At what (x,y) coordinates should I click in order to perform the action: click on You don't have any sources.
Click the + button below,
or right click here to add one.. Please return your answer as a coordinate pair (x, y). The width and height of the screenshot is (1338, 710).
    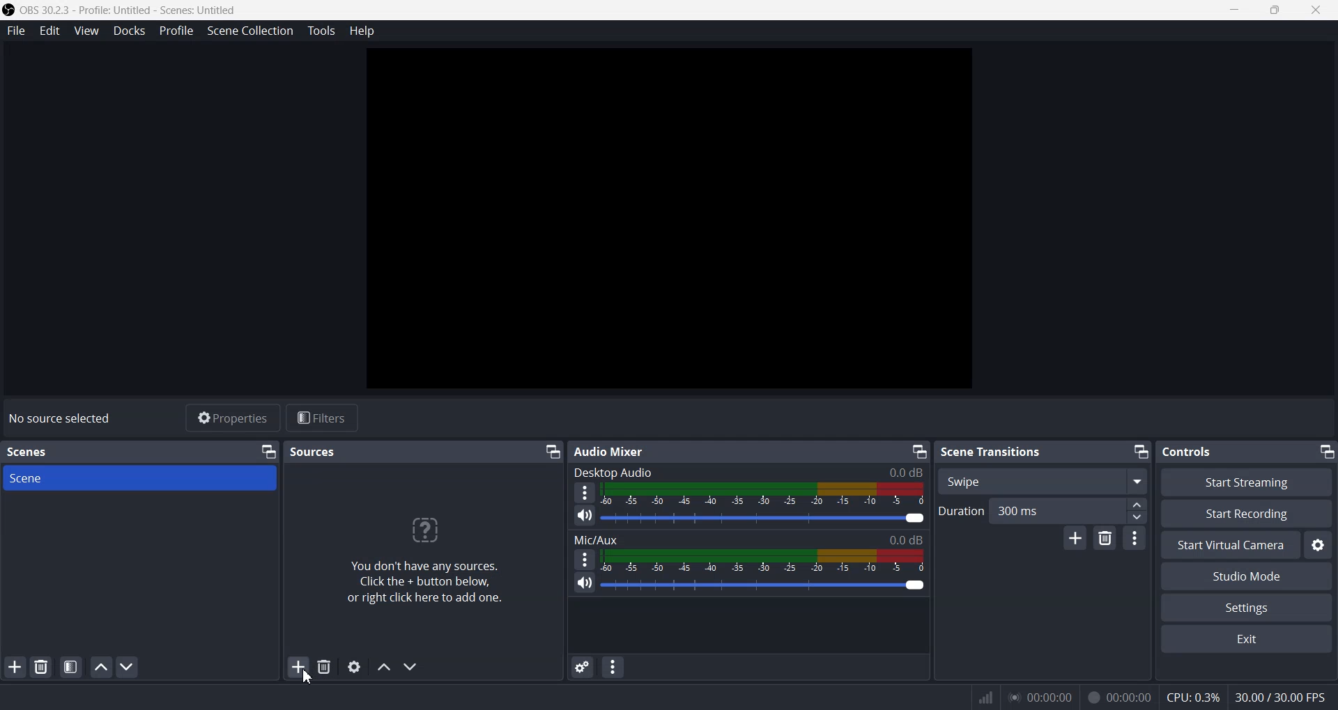
    Looking at the image, I should click on (422, 558).